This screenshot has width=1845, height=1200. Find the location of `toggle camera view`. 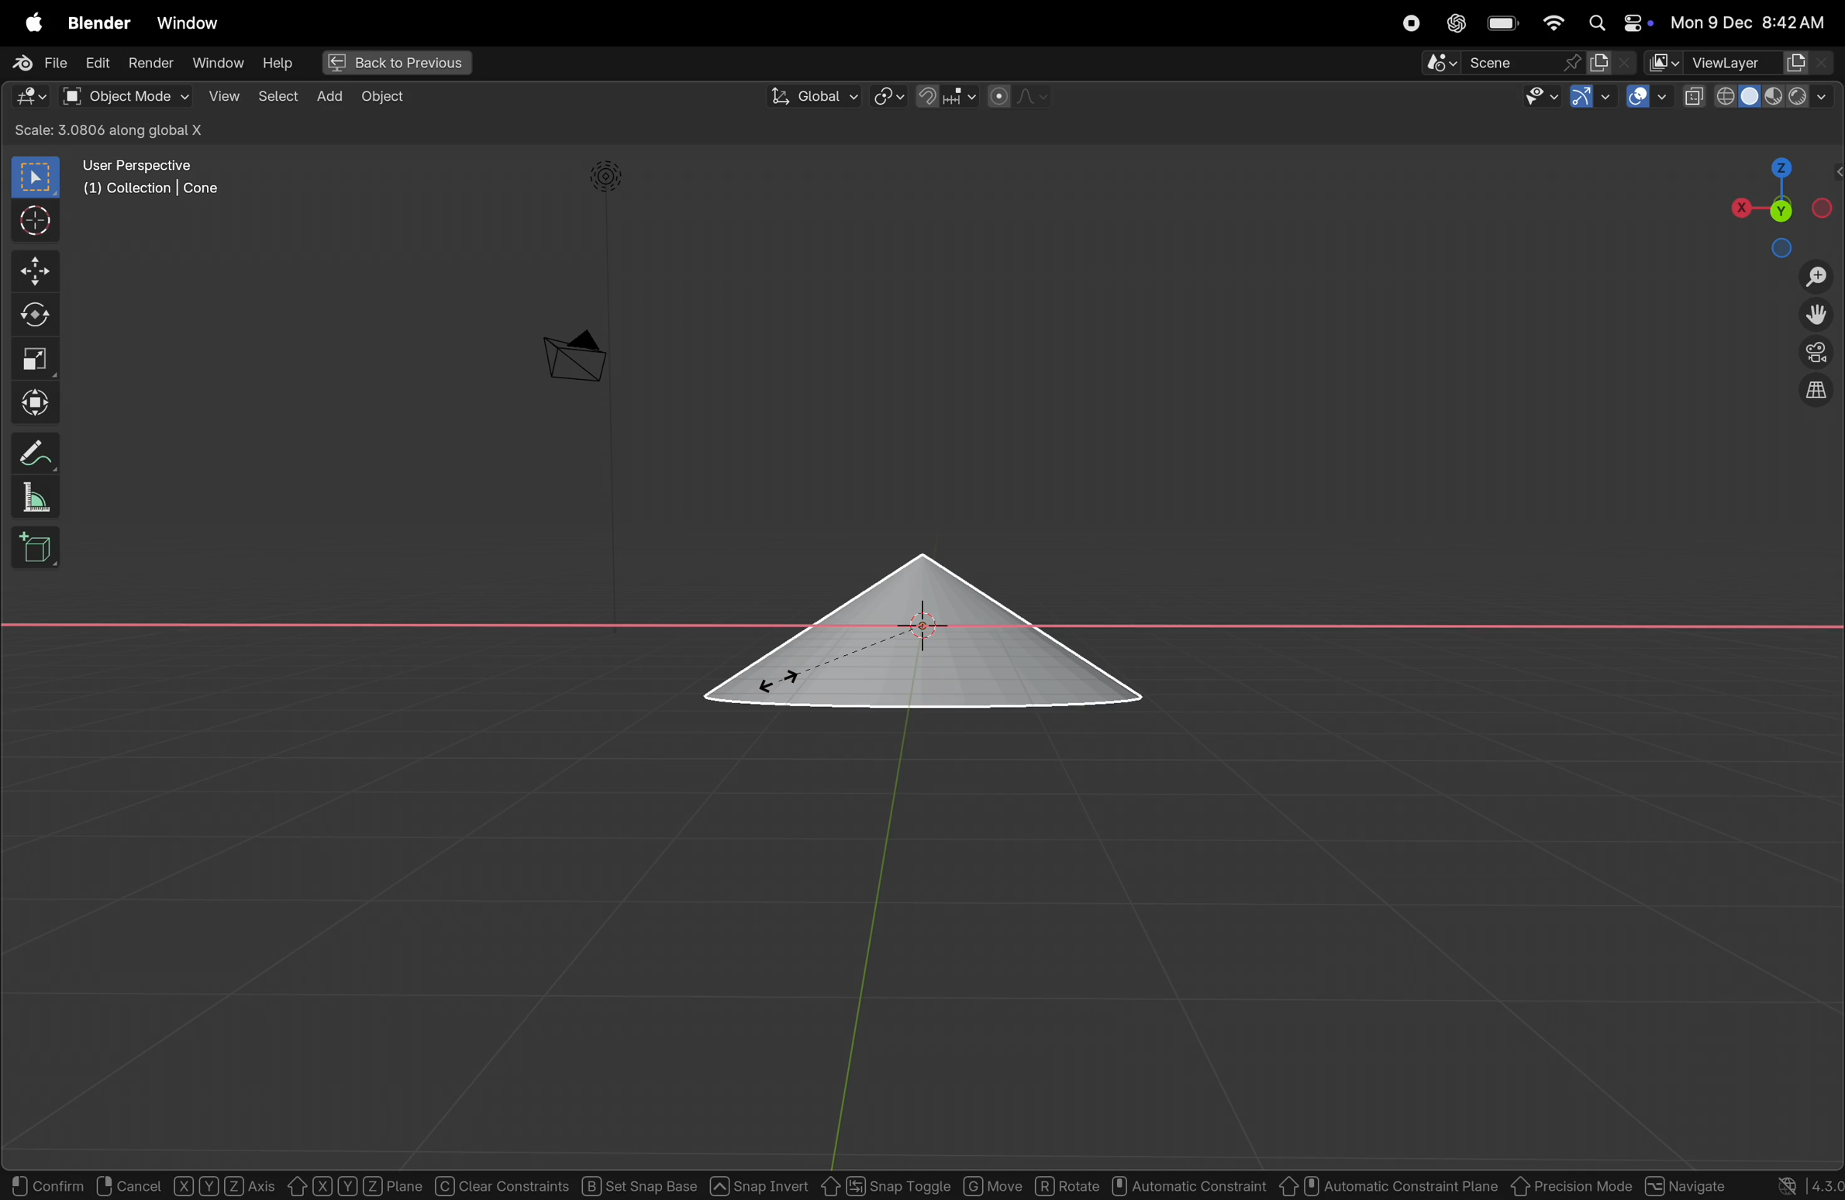

toggle camera view is located at coordinates (1819, 350).